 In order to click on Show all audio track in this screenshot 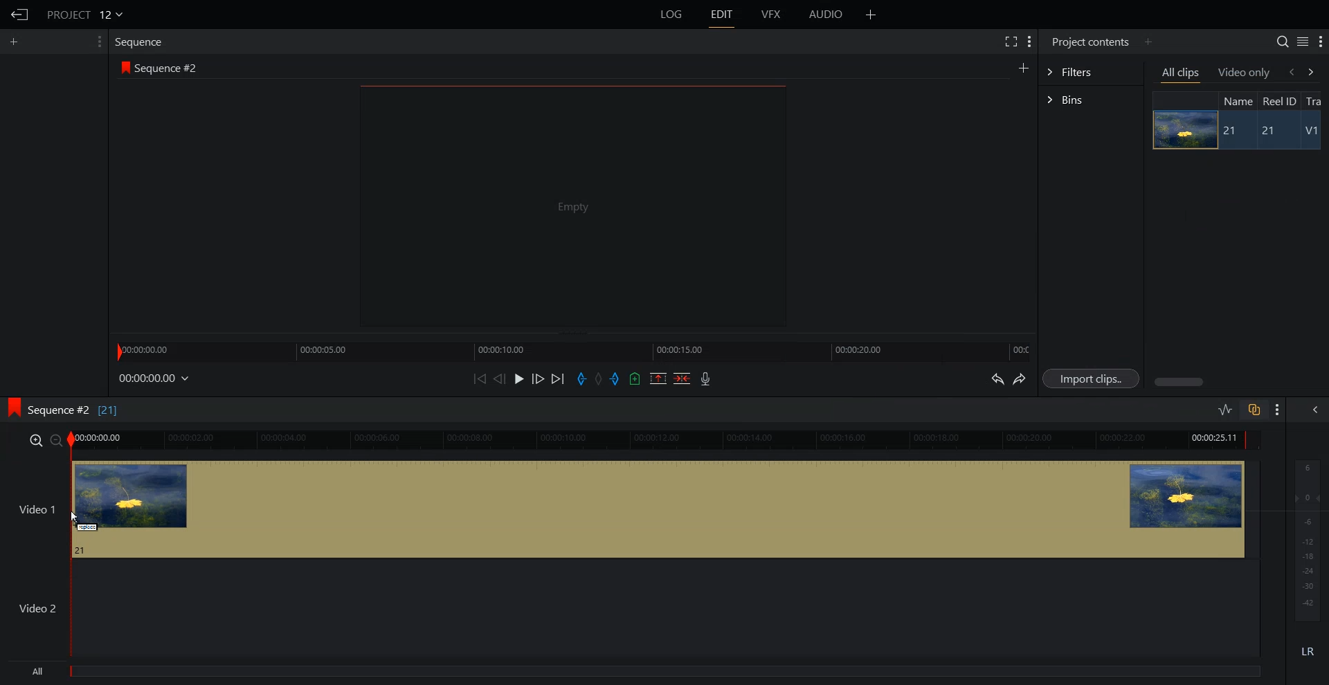, I will do `click(1316, 410)`.